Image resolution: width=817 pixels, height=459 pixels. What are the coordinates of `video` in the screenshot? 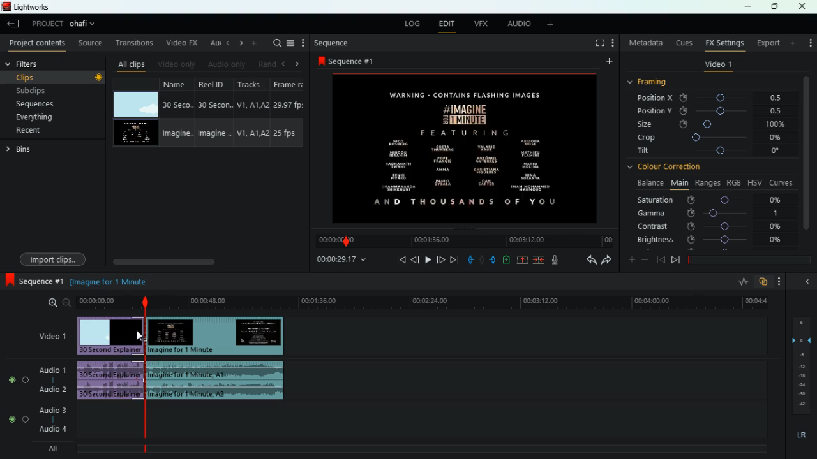 It's located at (109, 335).